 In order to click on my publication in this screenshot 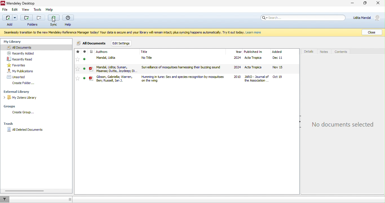, I will do `click(21, 71)`.